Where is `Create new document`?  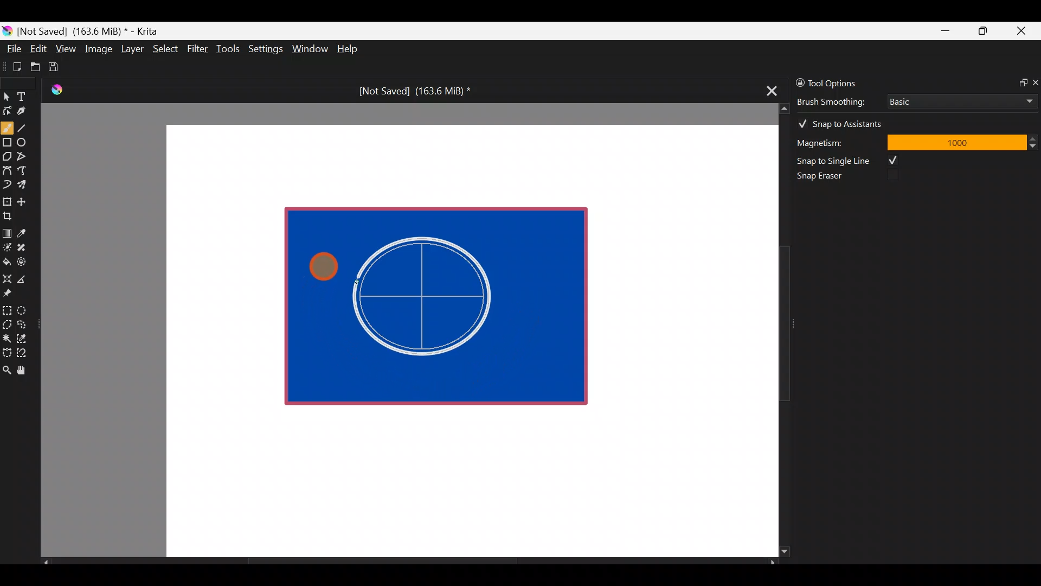
Create new document is located at coordinates (14, 67).